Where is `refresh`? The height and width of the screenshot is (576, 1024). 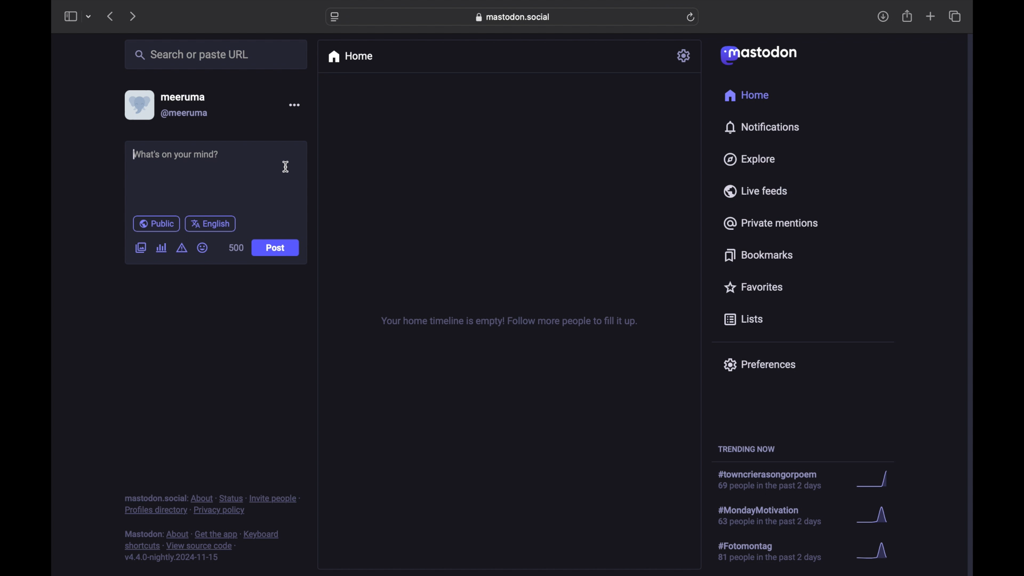
refresh is located at coordinates (692, 18).